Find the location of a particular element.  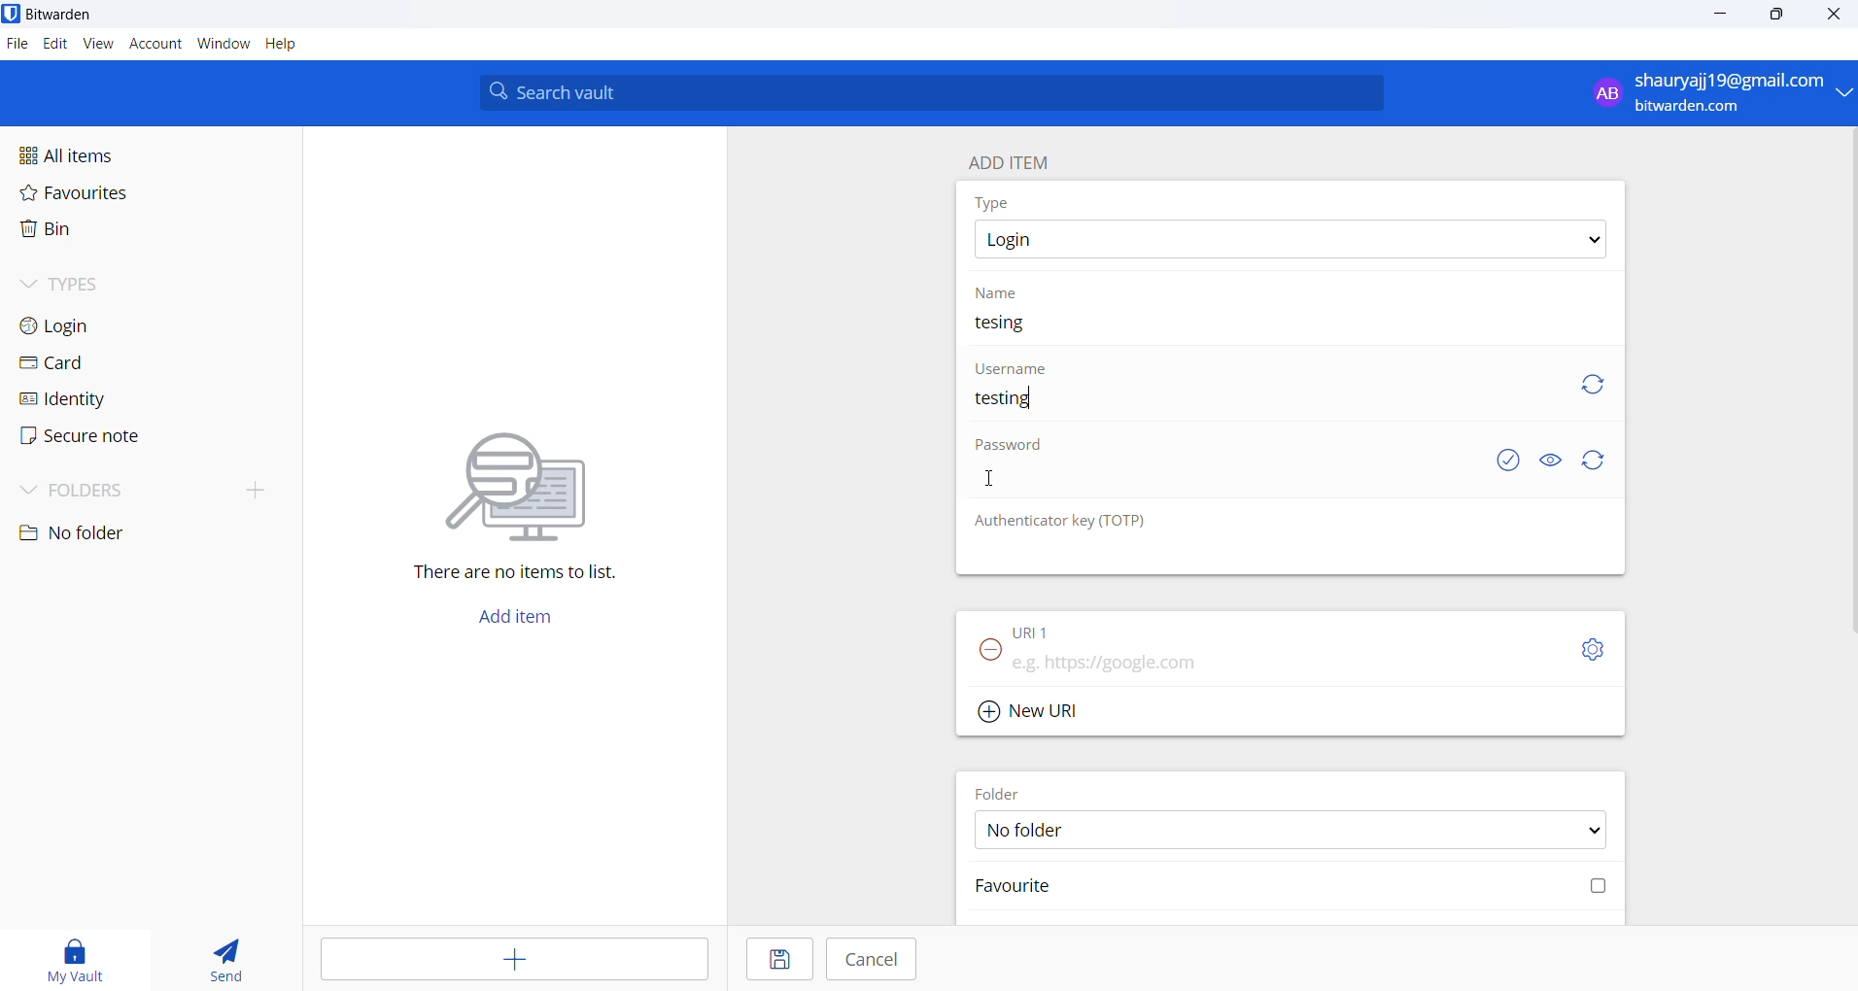

otp input box is located at coordinates (1284, 556).